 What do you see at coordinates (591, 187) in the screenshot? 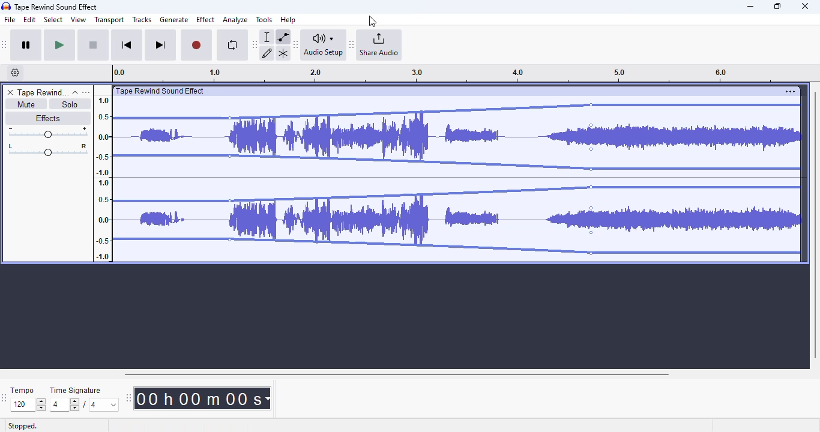
I see `Control point` at bounding box center [591, 187].